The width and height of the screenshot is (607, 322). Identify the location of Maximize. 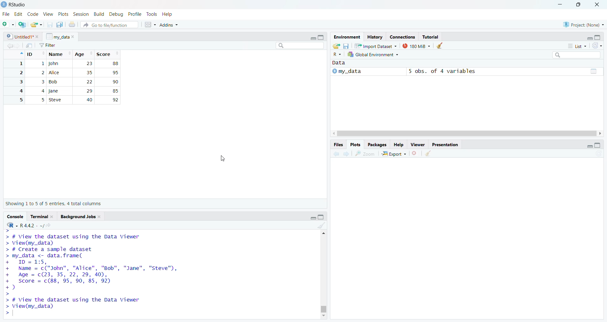
(599, 146).